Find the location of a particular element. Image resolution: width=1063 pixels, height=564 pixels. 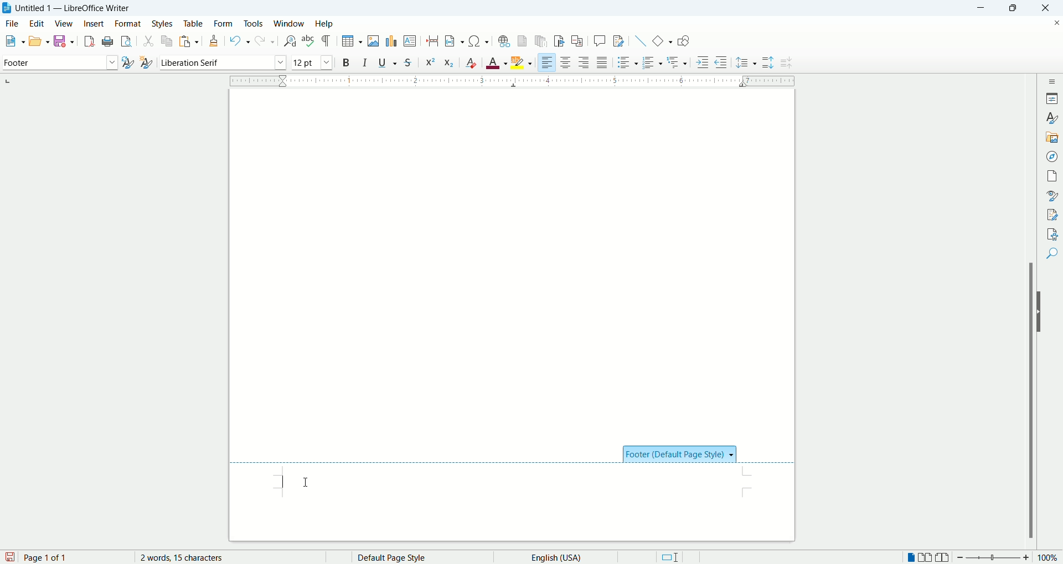

insert image is located at coordinates (375, 41).